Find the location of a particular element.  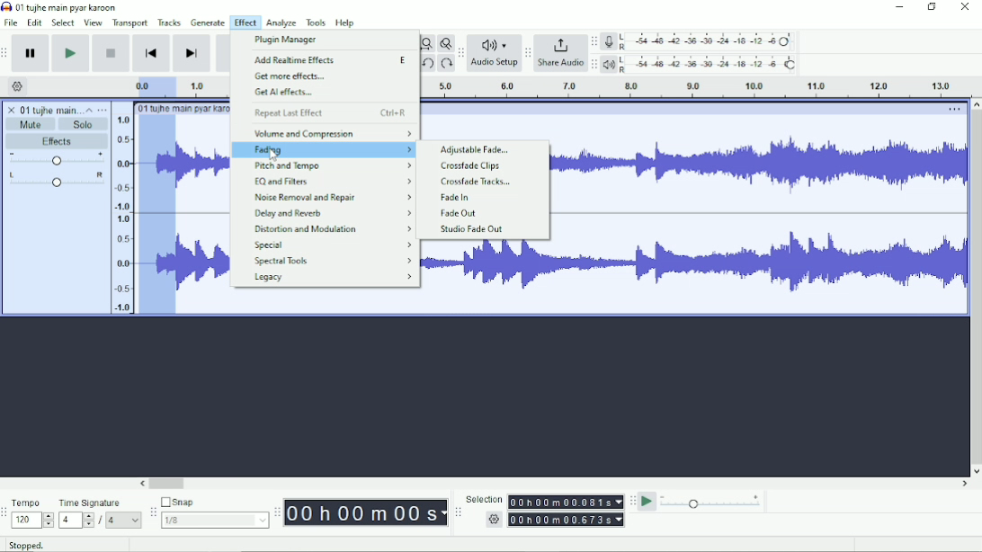

View is located at coordinates (93, 22).